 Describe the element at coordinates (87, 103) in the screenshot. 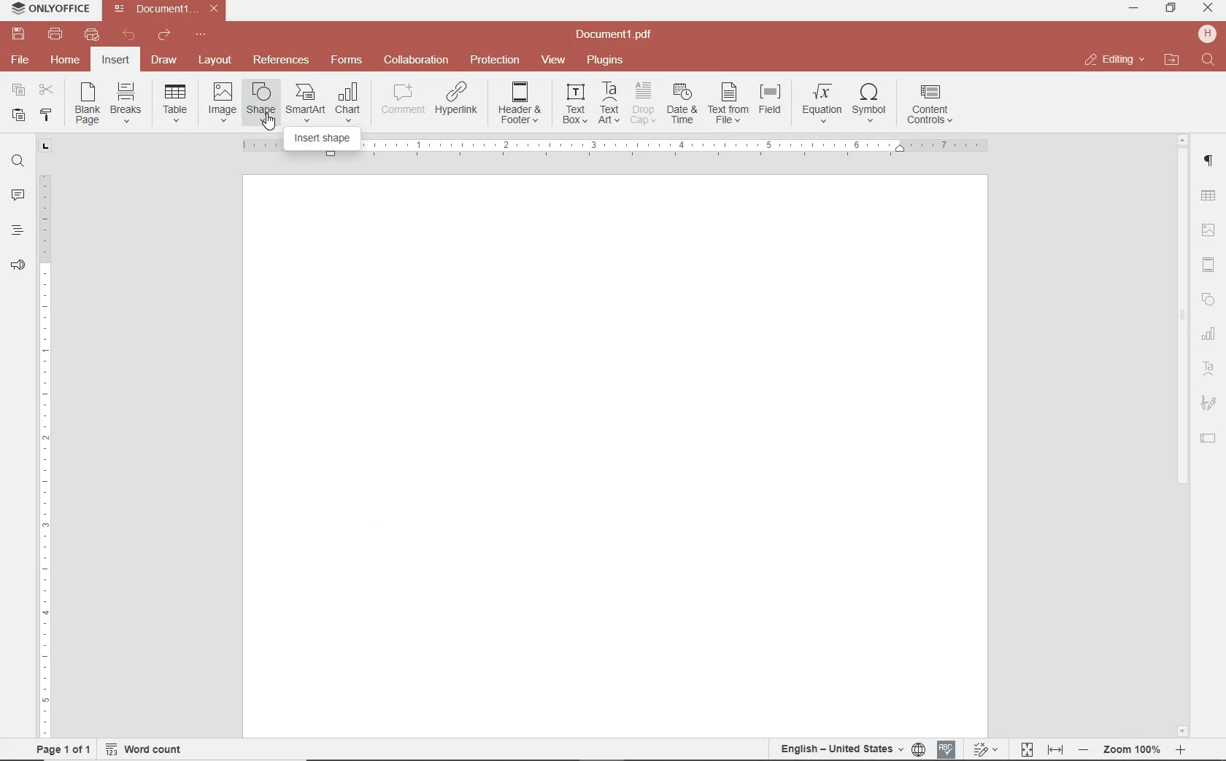

I see `INSERT BLANK PAGE` at that location.